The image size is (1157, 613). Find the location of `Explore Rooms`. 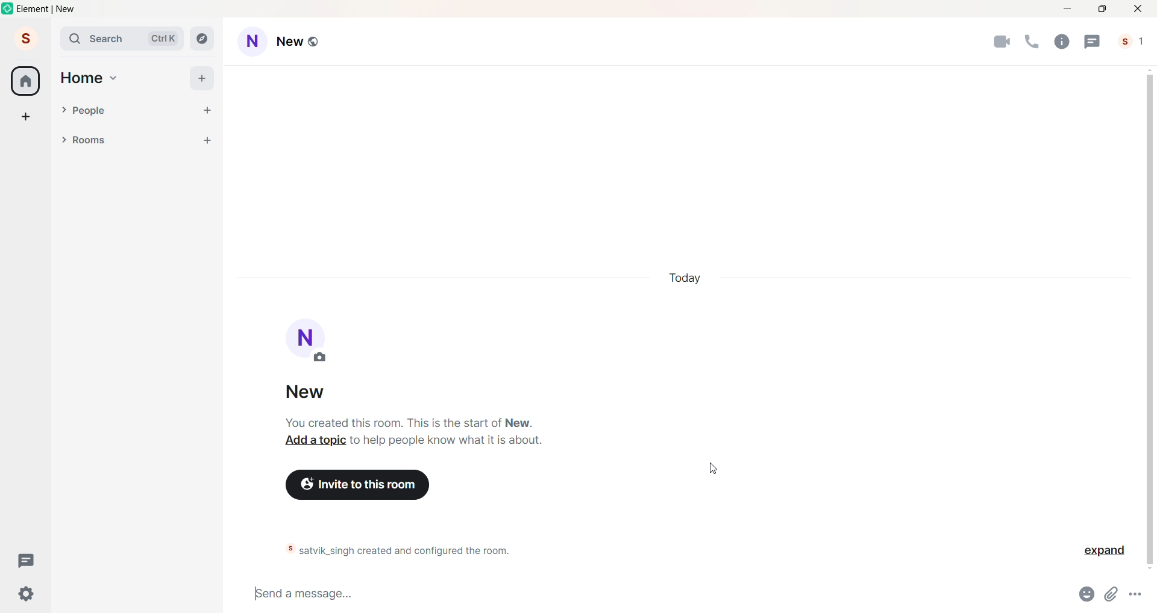

Explore Rooms is located at coordinates (202, 39).